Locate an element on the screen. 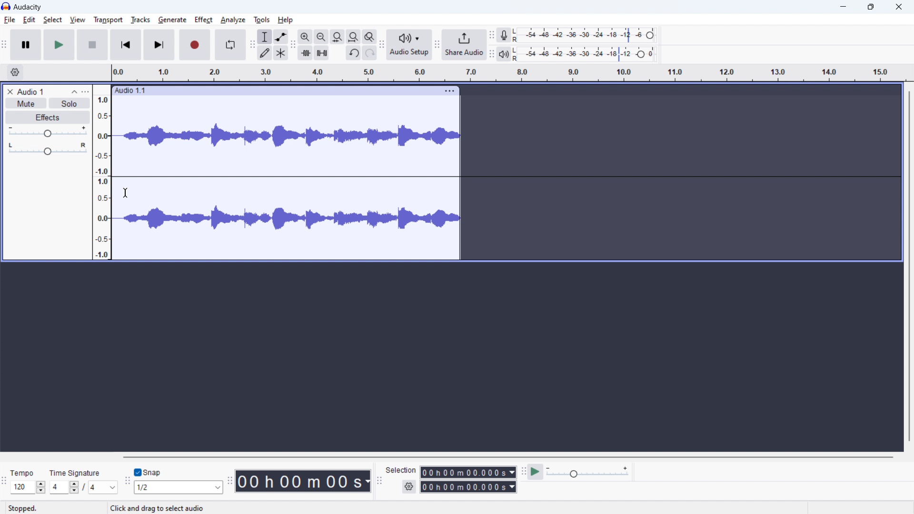 The image size is (914, 514). timeline settings is located at coordinates (14, 72).